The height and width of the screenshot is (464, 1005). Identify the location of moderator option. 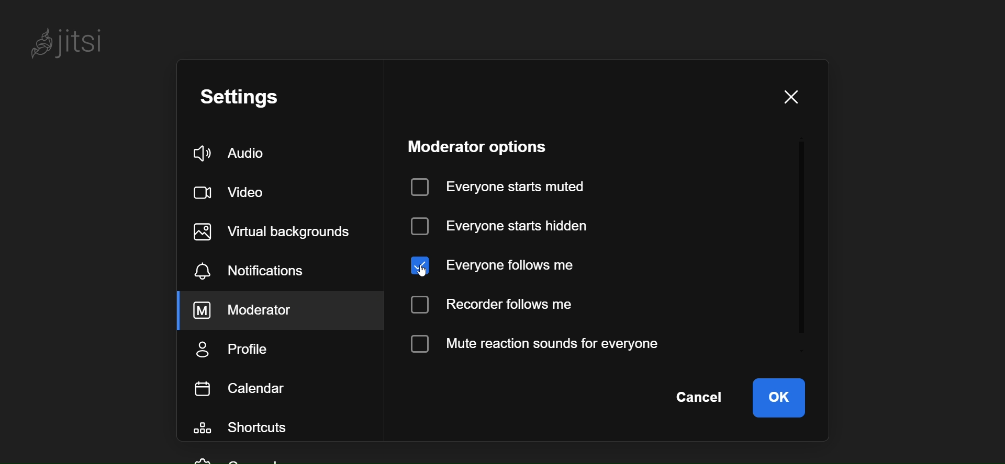
(485, 146).